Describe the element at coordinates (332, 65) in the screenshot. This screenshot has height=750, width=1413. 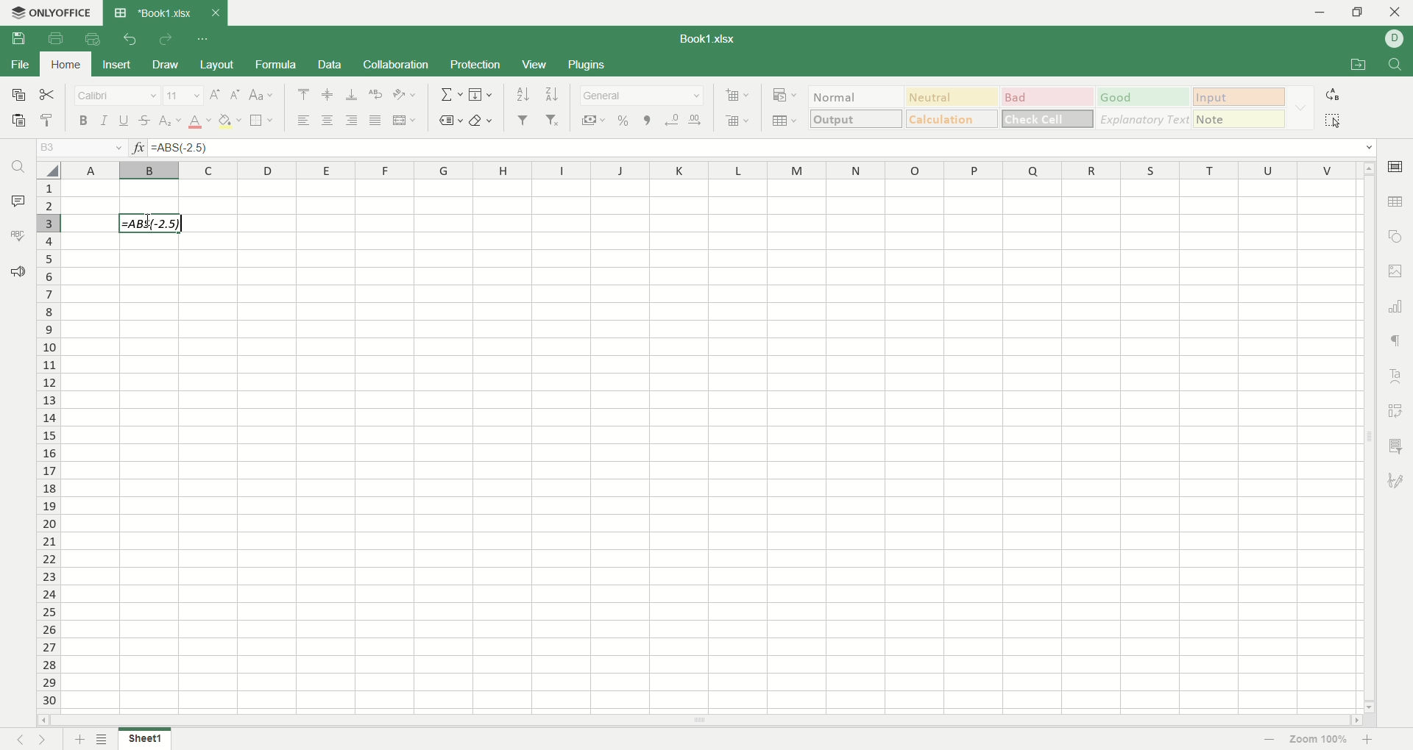
I see `data` at that location.